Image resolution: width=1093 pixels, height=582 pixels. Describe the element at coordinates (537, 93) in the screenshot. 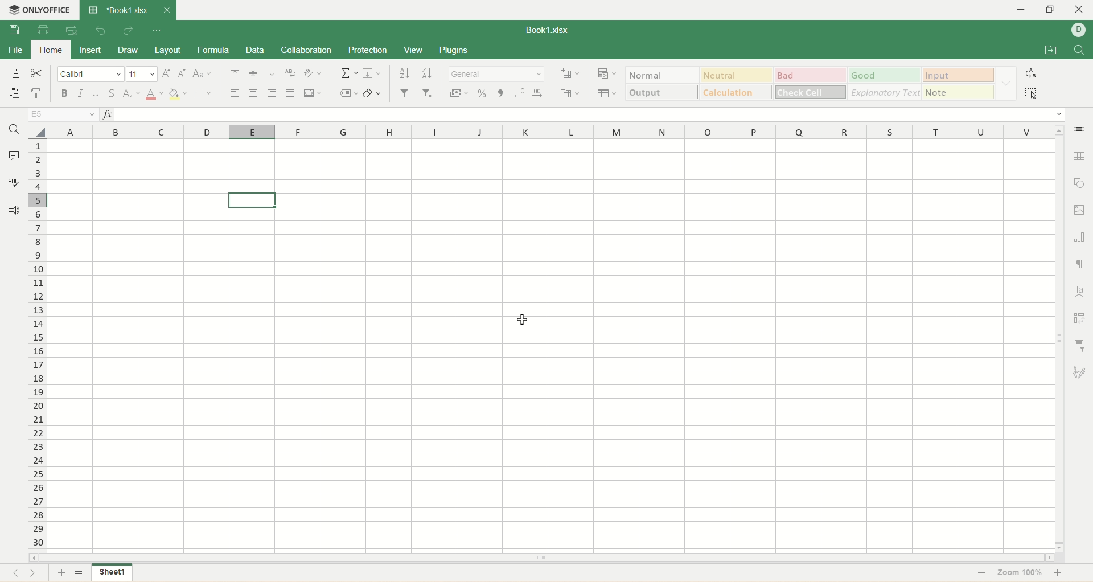

I see `increase decimal` at that location.